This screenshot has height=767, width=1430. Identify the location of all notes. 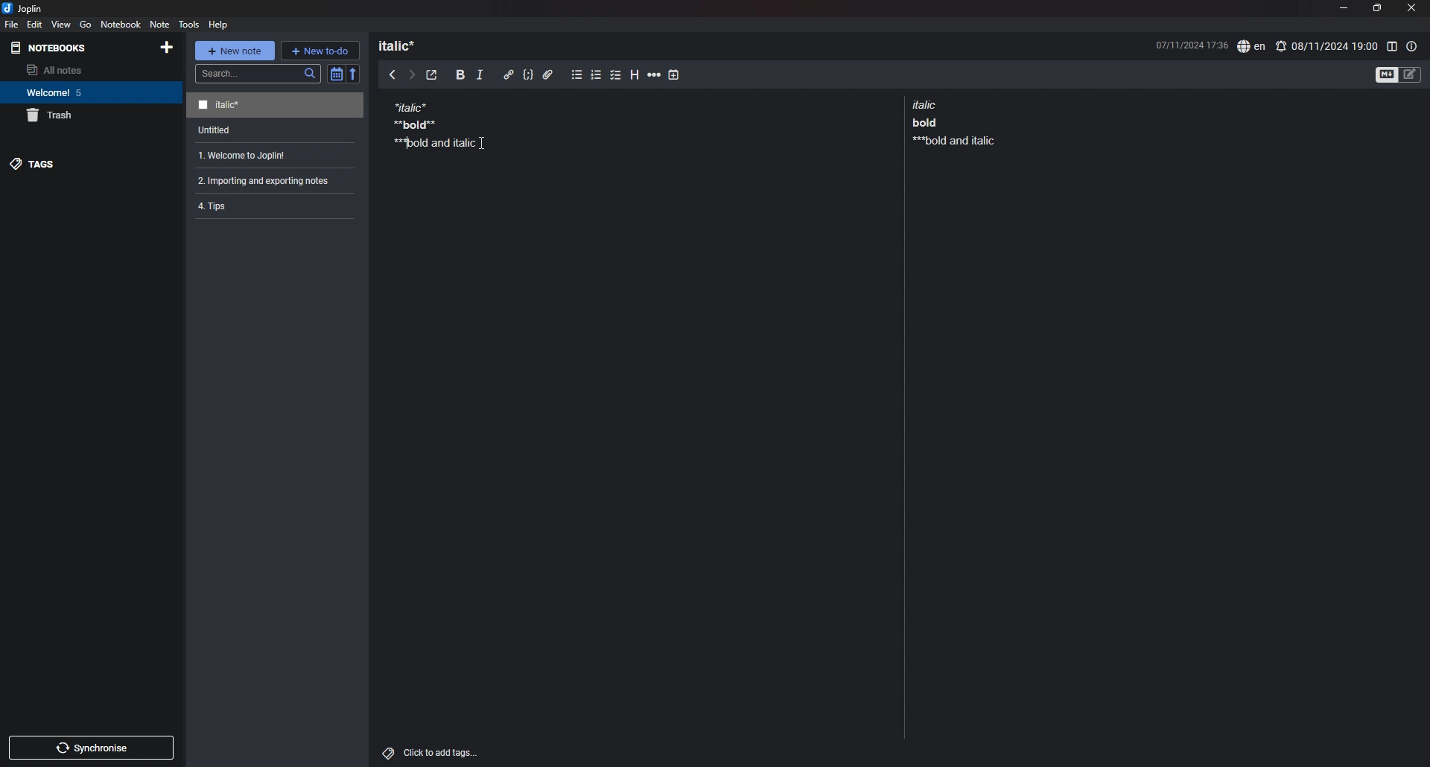
(87, 70).